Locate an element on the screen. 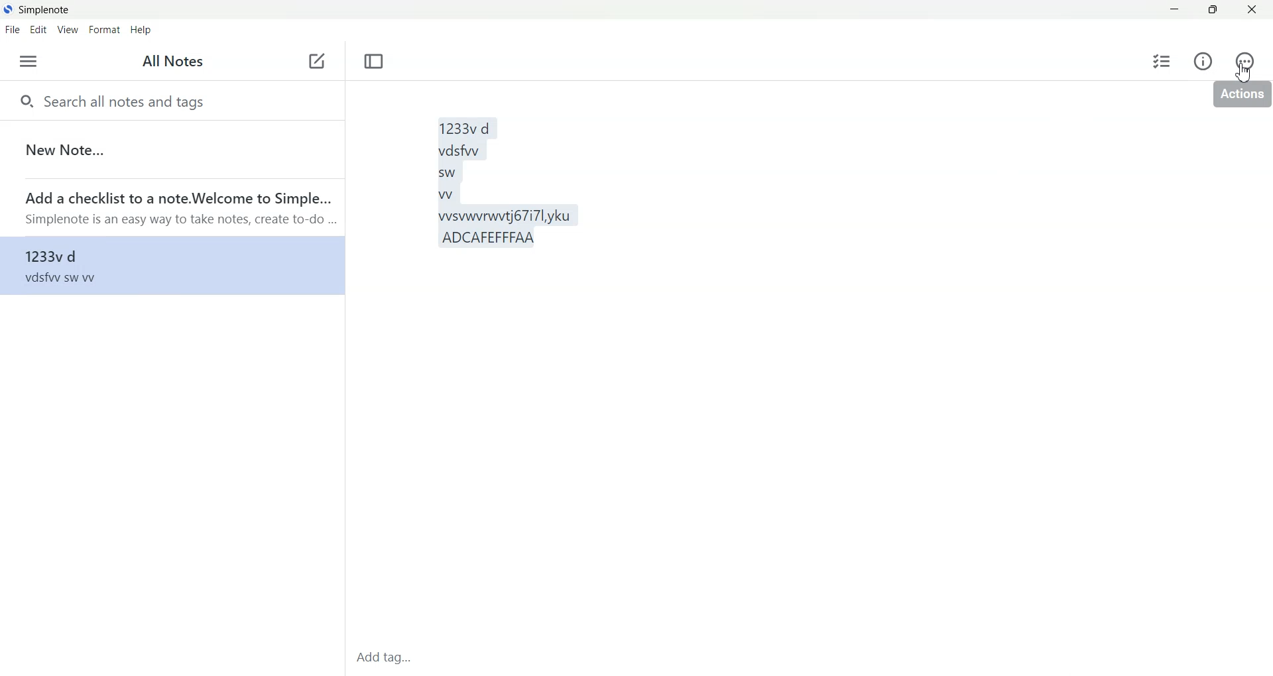  Menu is located at coordinates (28, 62).